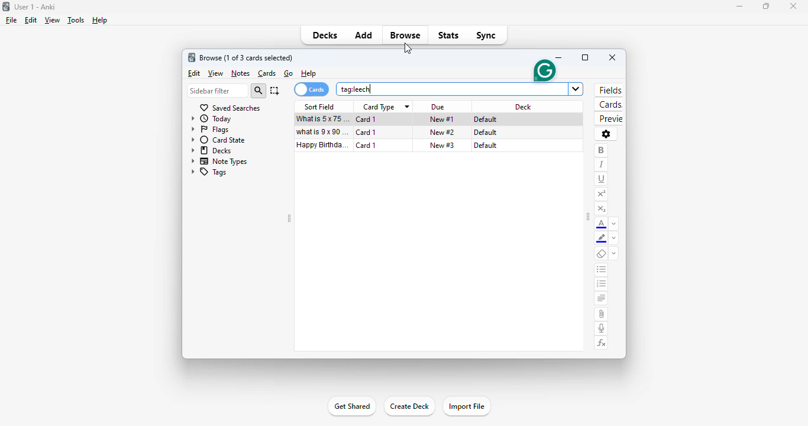  Describe the element at coordinates (218, 91) in the screenshot. I see `sidebar filter` at that location.